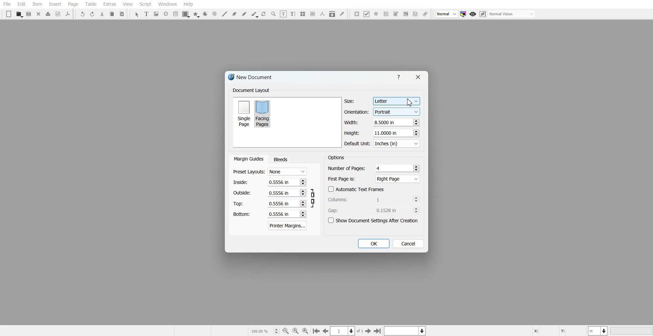 The width and height of the screenshot is (653, 336). Describe the element at coordinates (7, 4) in the screenshot. I see `File` at that location.